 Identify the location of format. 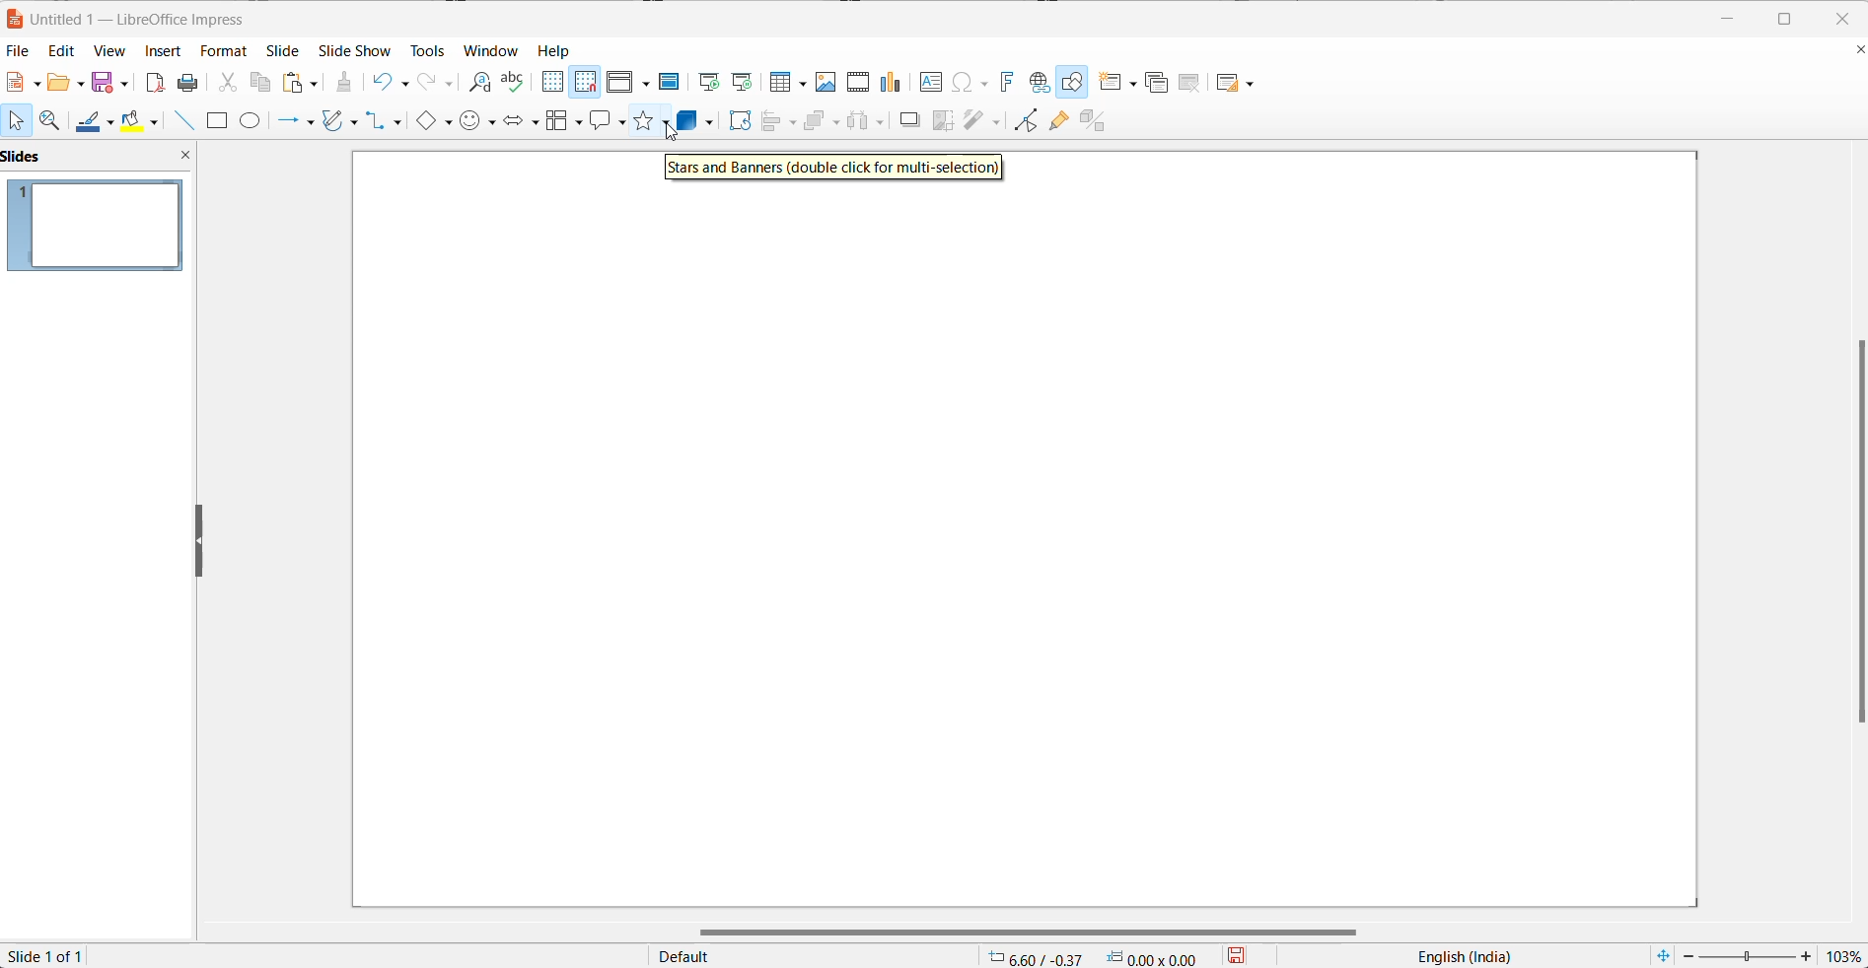
(225, 50).